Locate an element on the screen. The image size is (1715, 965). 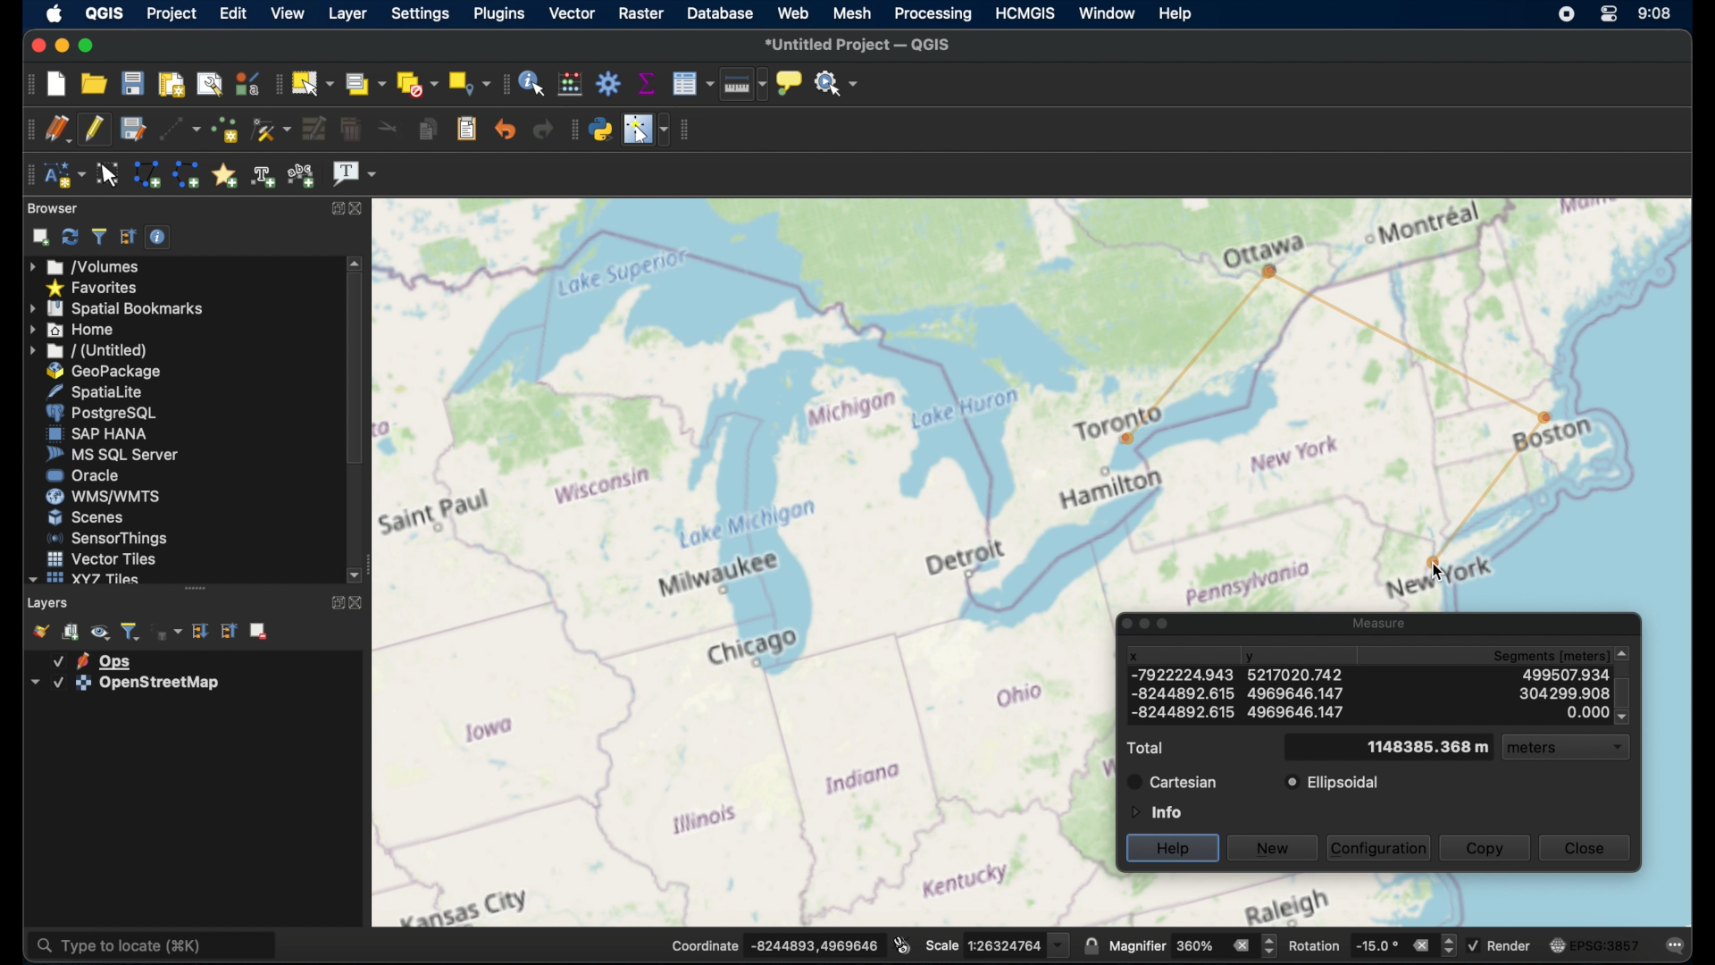
coordinate is located at coordinates (773, 944).